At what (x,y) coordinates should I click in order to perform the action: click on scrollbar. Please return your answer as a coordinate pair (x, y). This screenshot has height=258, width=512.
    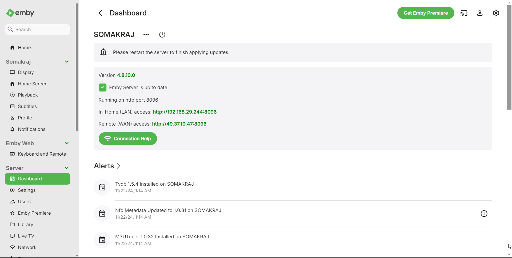
    Looking at the image, I should click on (78, 129).